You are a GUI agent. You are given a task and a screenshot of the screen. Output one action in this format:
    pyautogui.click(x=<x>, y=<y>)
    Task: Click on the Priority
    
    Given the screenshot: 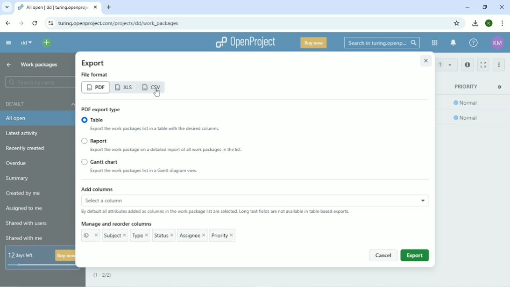 What is the action you would take?
    pyautogui.click(x=223, y=236)
    